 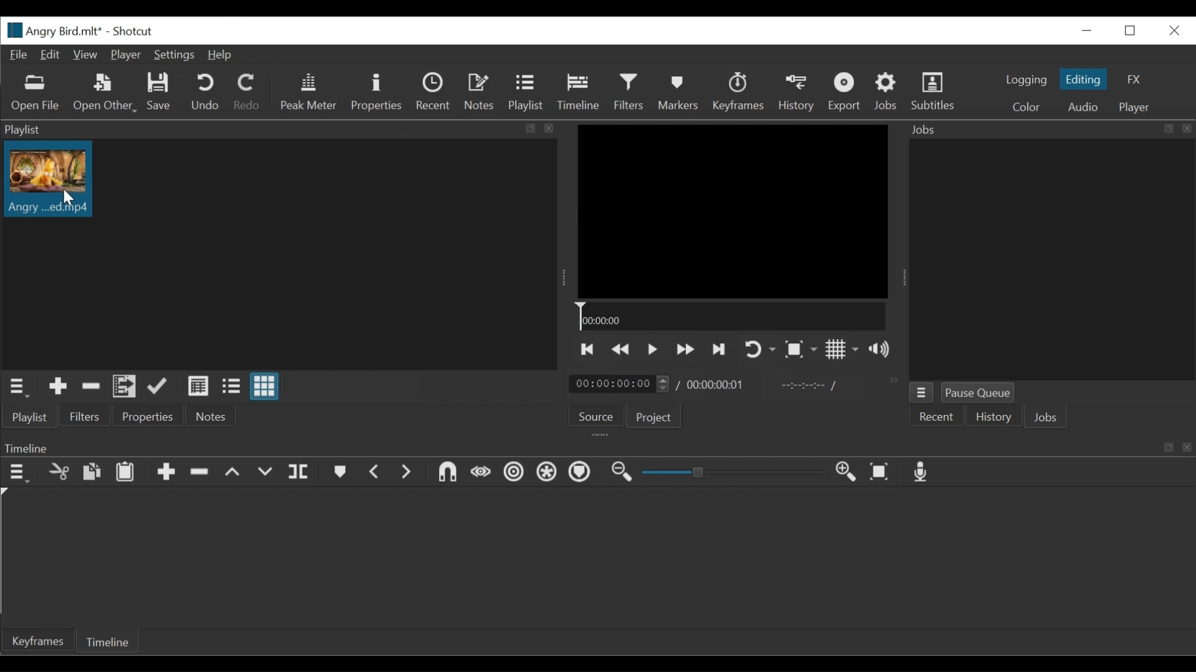 What do you see at coordinates (802, 351) in the screenshot?
I see `Toggle zoom` at bounding box center [802, 351].